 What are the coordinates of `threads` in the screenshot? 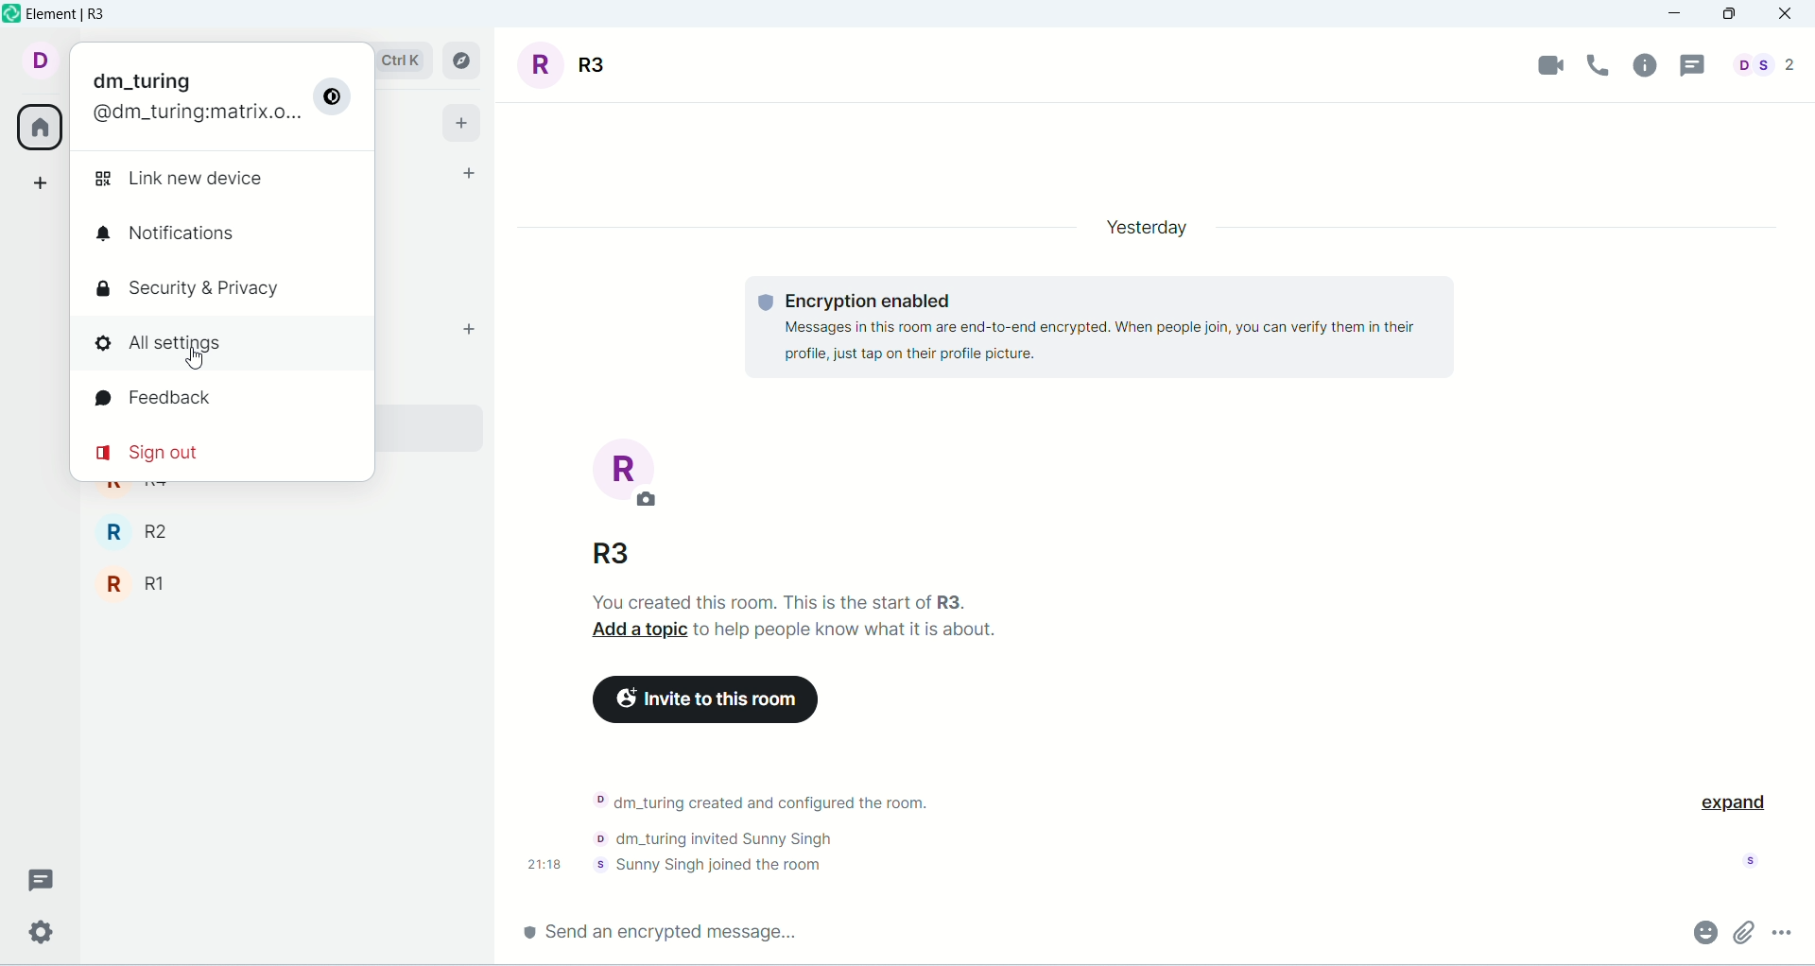 It's located at (1689, 66).